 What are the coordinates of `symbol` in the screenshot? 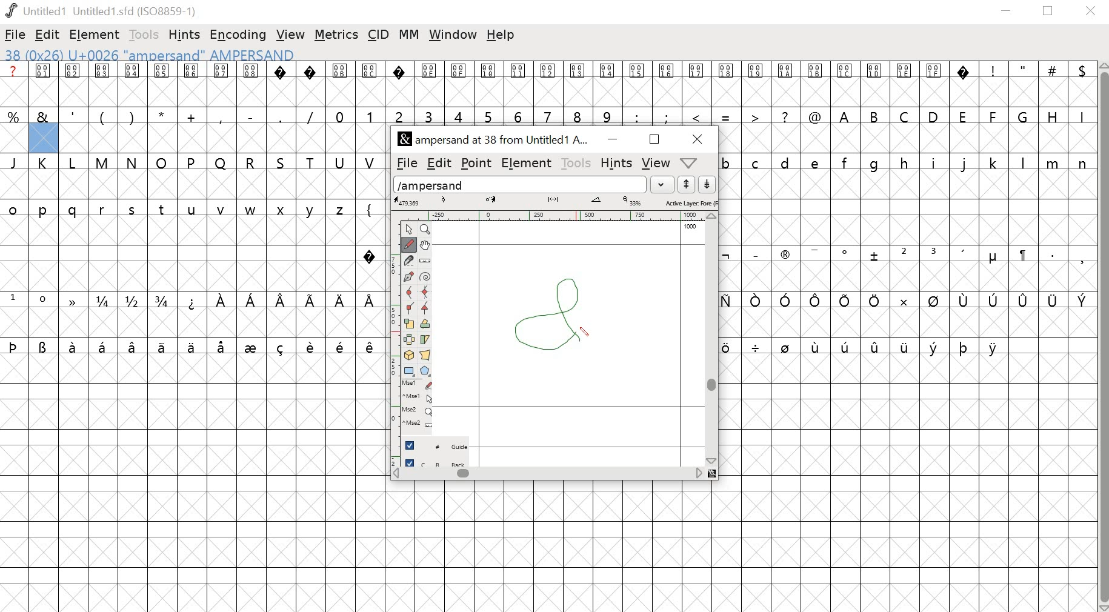 It's located at (191, 346).